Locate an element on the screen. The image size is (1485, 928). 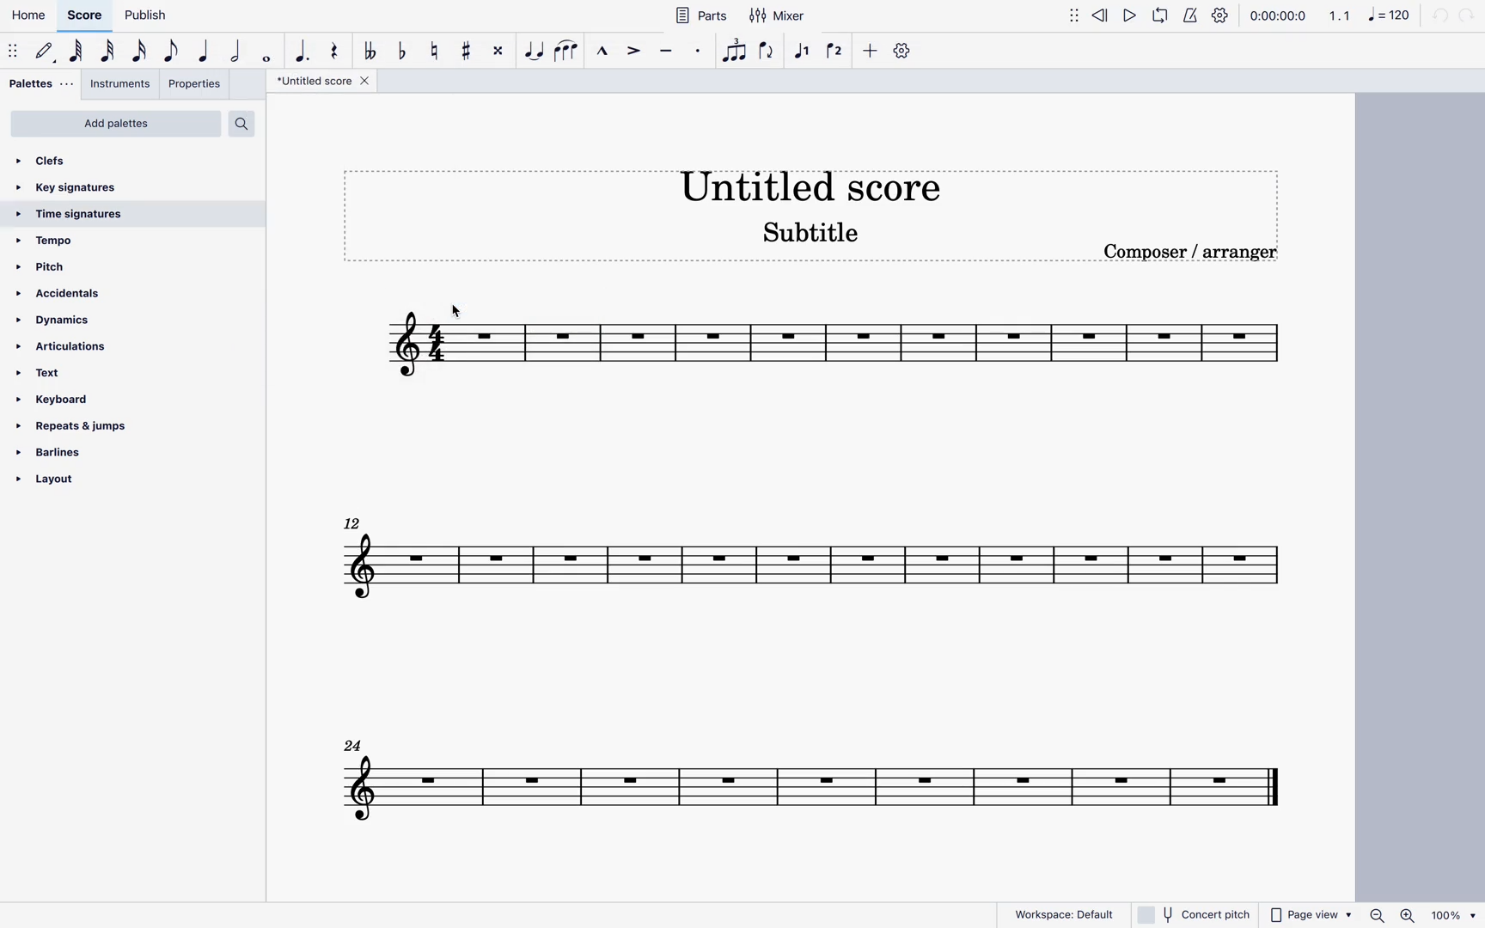
redo is located at coordinates (1470, 16).